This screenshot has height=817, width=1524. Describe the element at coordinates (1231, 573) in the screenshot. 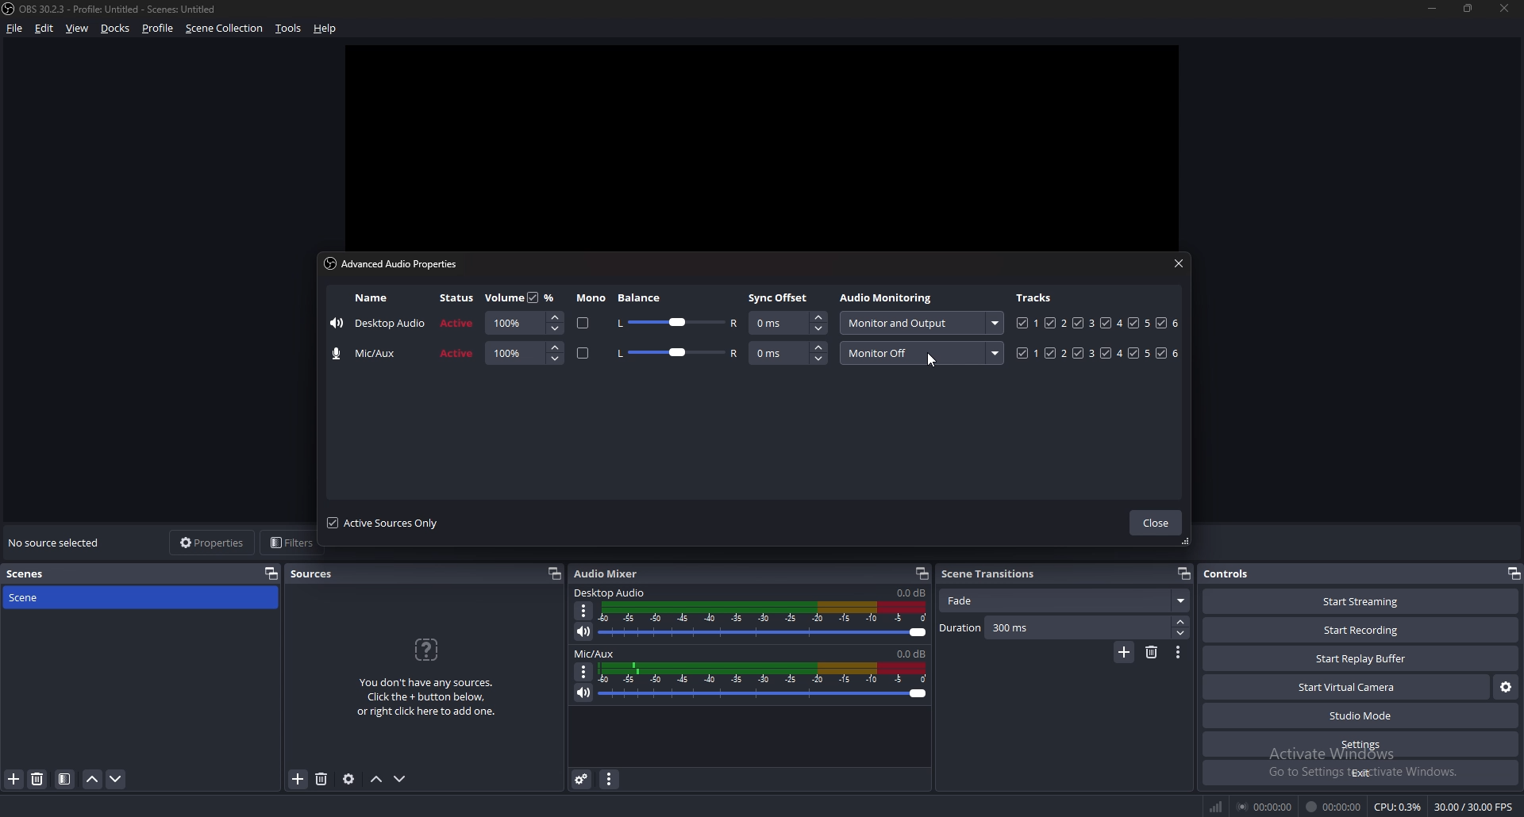

I see `controls` at that location.